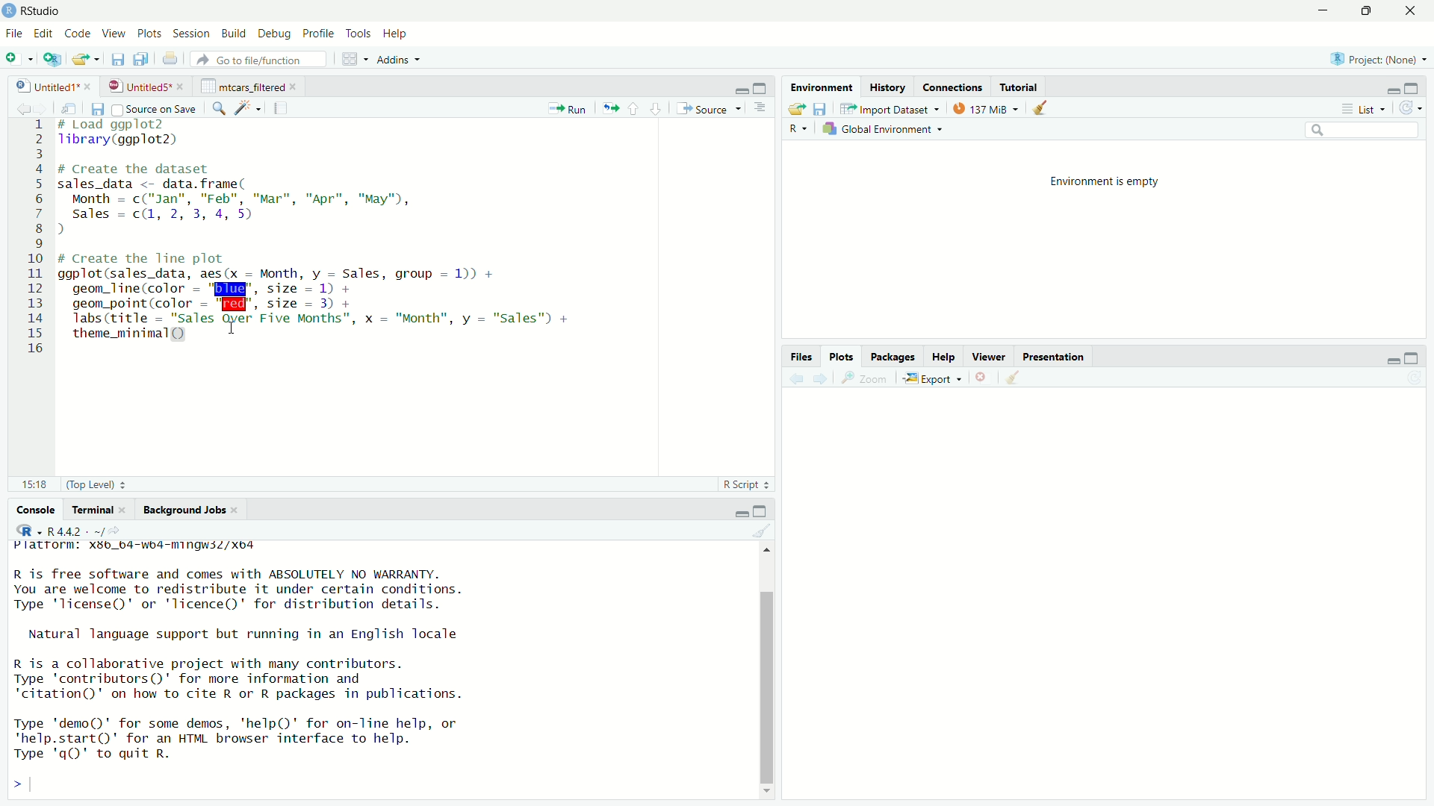 The width and height of the screenshot is (1434, 806). What do you see at coordinates (137, 87) in the screenshot?
I see `untitled5` at bounding box center [137, 87].